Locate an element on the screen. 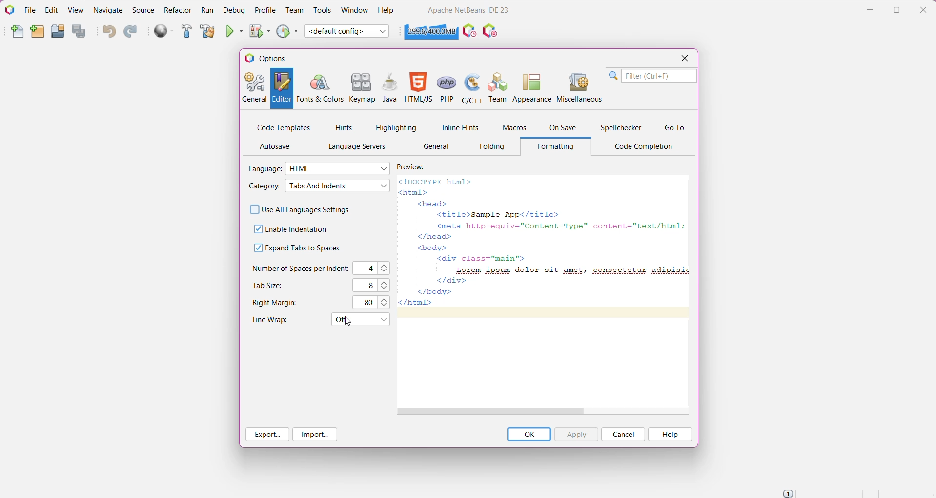 This screenshot has width=936, height=498. PHP is located at coordinates (446, 87).